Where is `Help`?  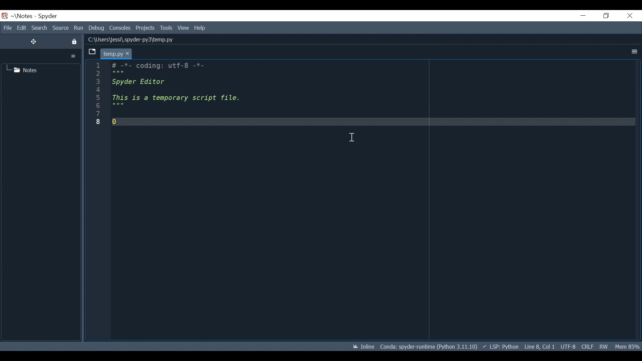 Help is located at coordinates (200, 28).